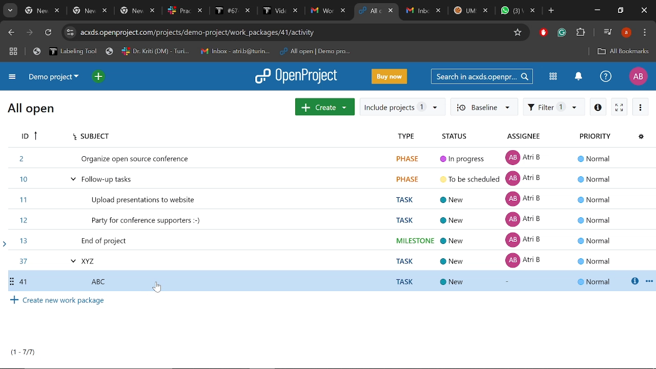 This screenshot has width=656, height=369. Describe the element at coordinates (156, 291) in the screenshot. I see `cursor` at that location.